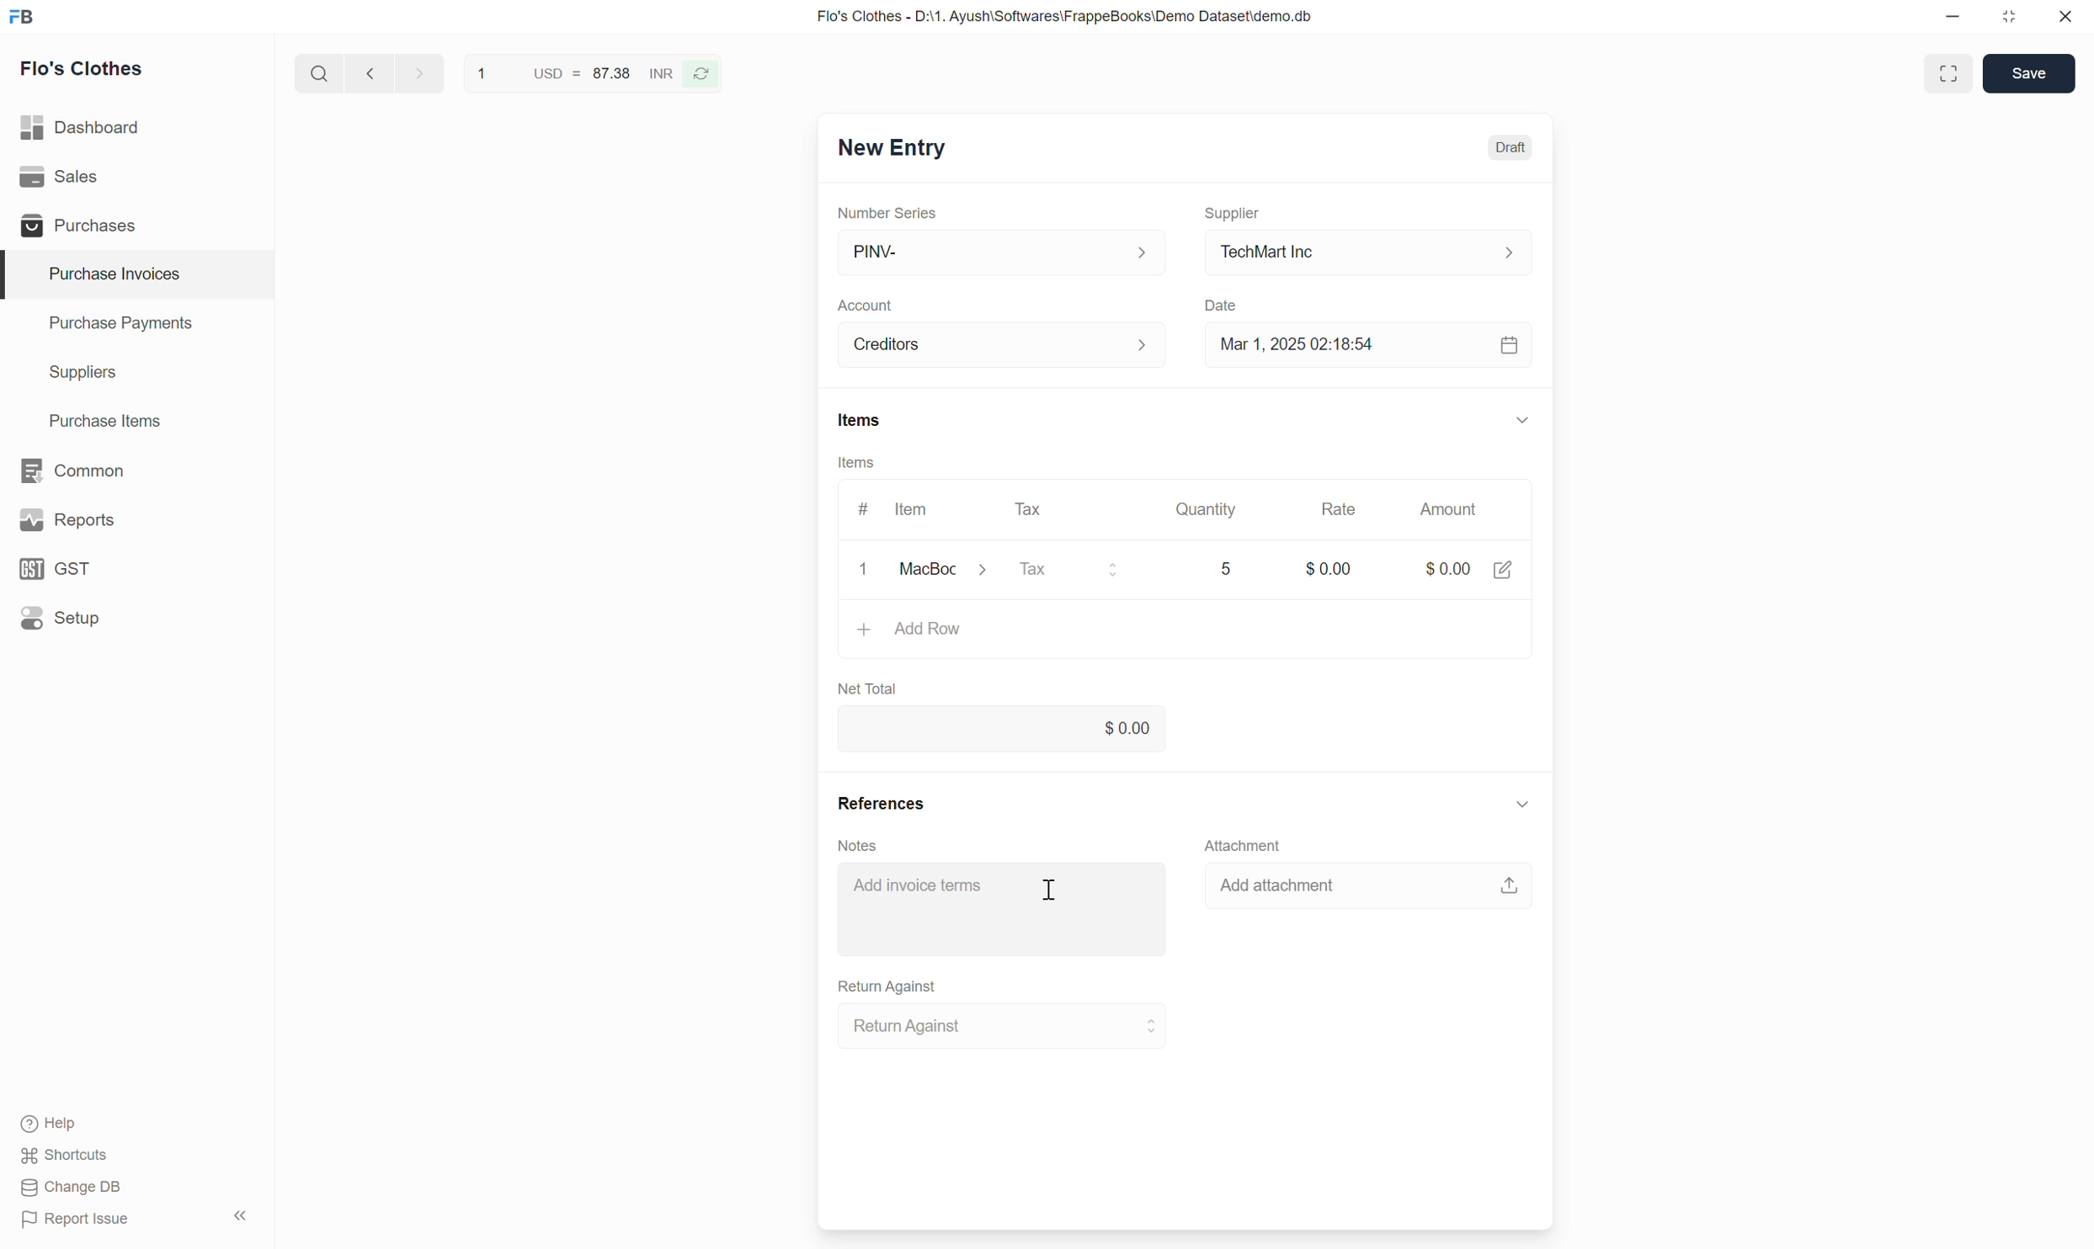  What do you see at coordinates (422, 72) in the screenshot?
I see `next` at bounding box center [422, 72].